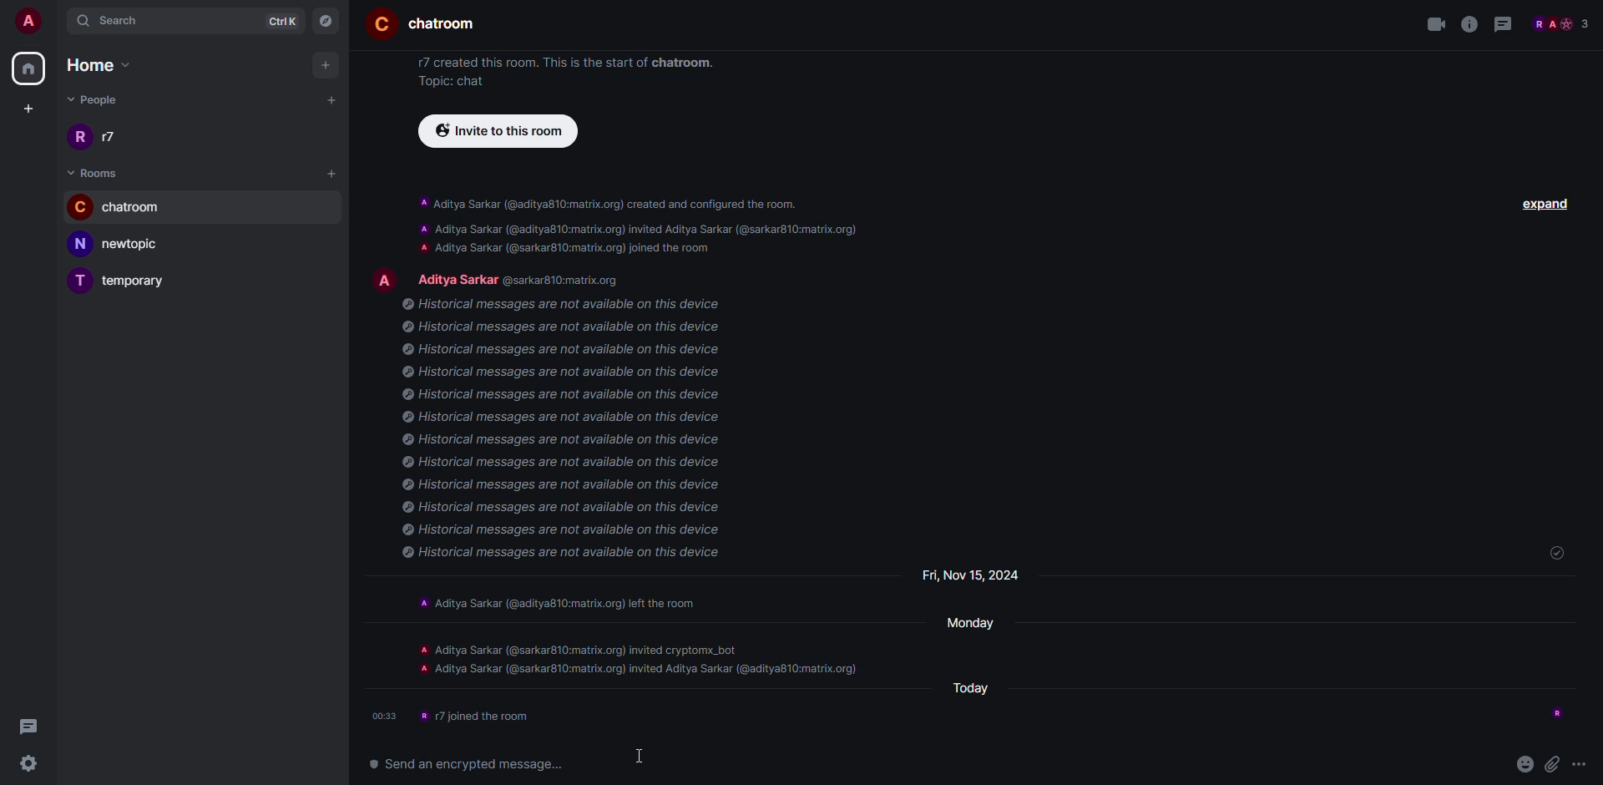  I want to click on add, so click(333, 99).